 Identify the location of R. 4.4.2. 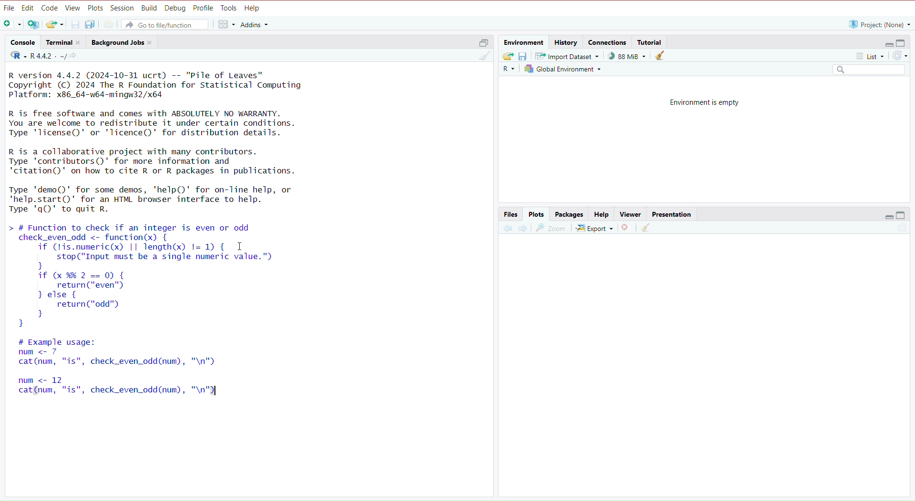
(36, 56).